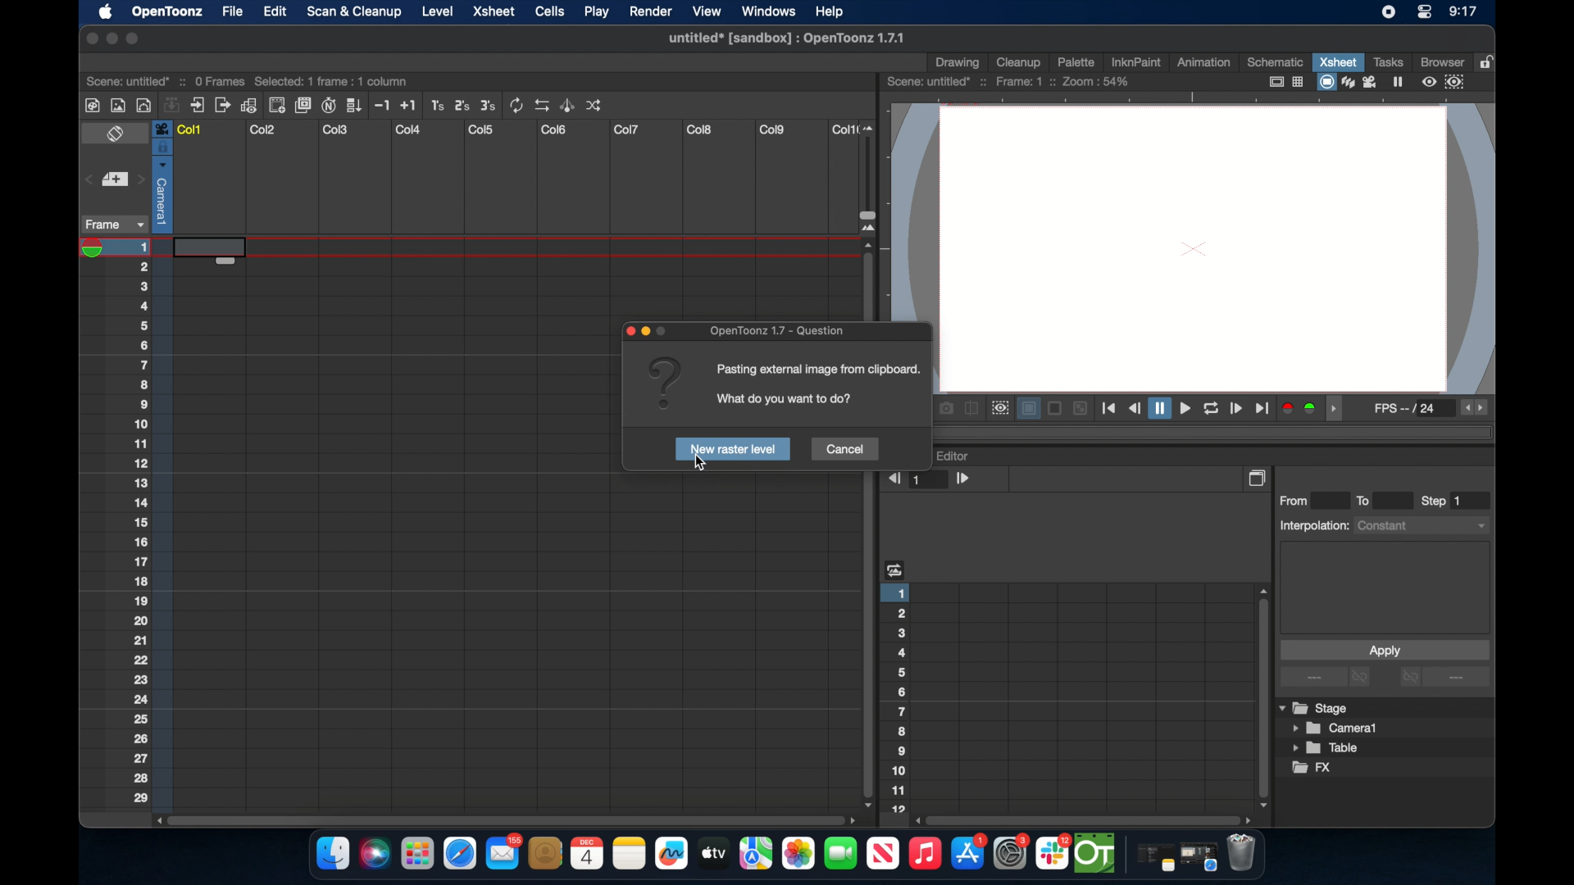 This screenshot has height=885, width=1574. Describe the element at coordinates (999, 408) in the screenshot. I see `preview` at that location.